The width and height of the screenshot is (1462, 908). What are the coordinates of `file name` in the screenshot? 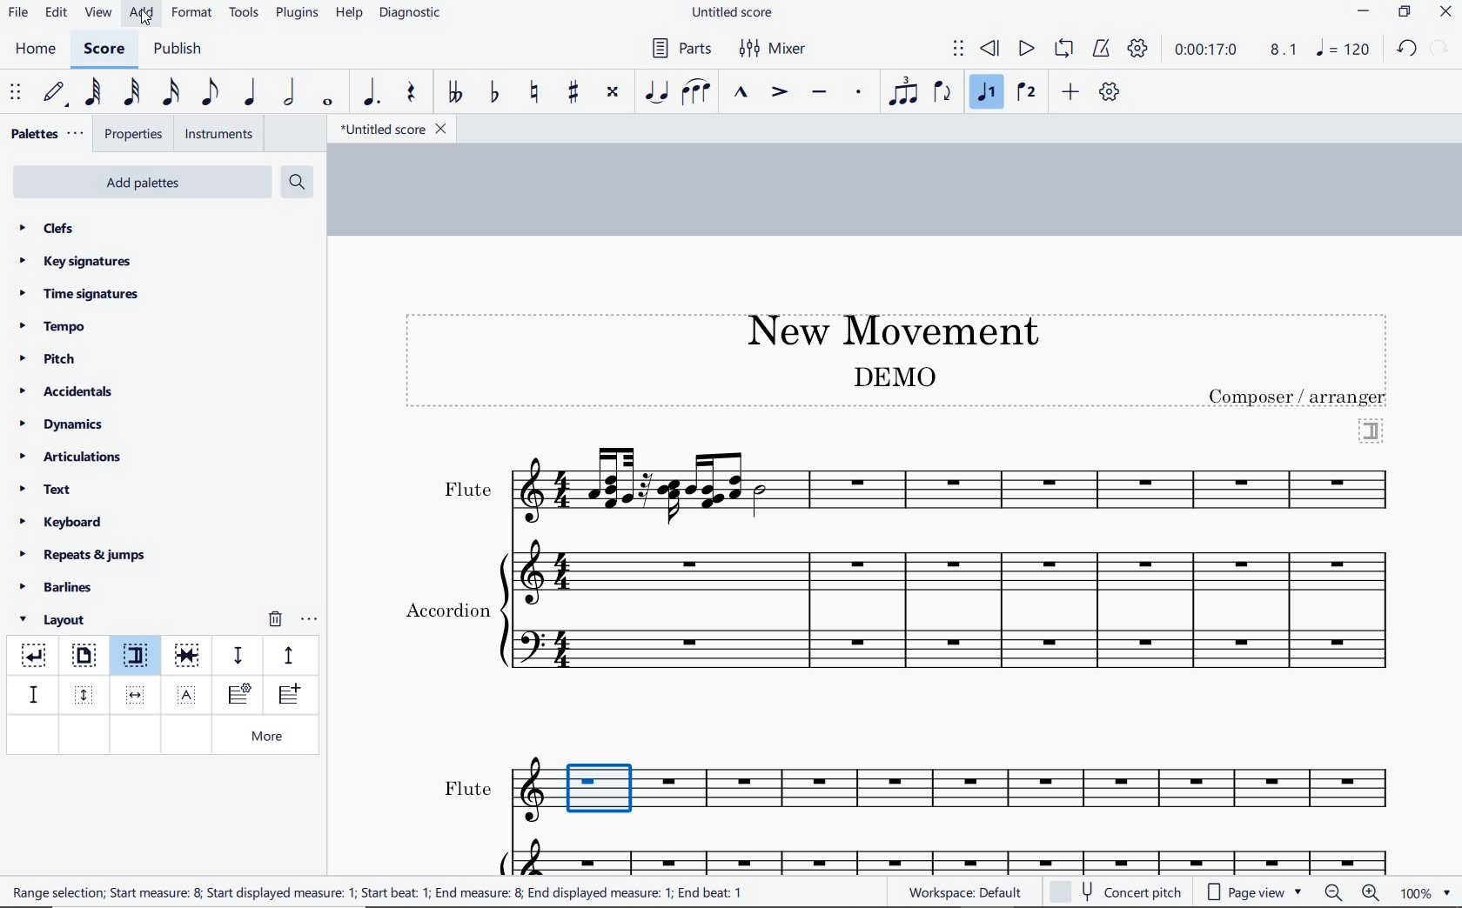 It's located at (734, 13).